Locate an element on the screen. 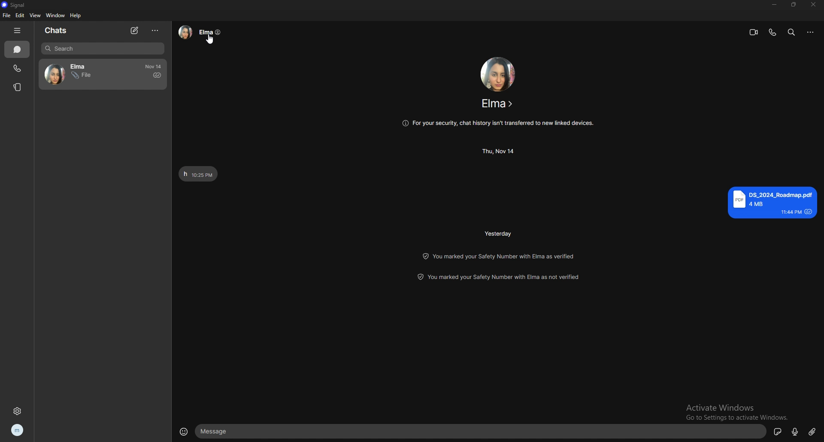 This screenshot has height=442, width=824. new chat is located at coordinates (136, 30).